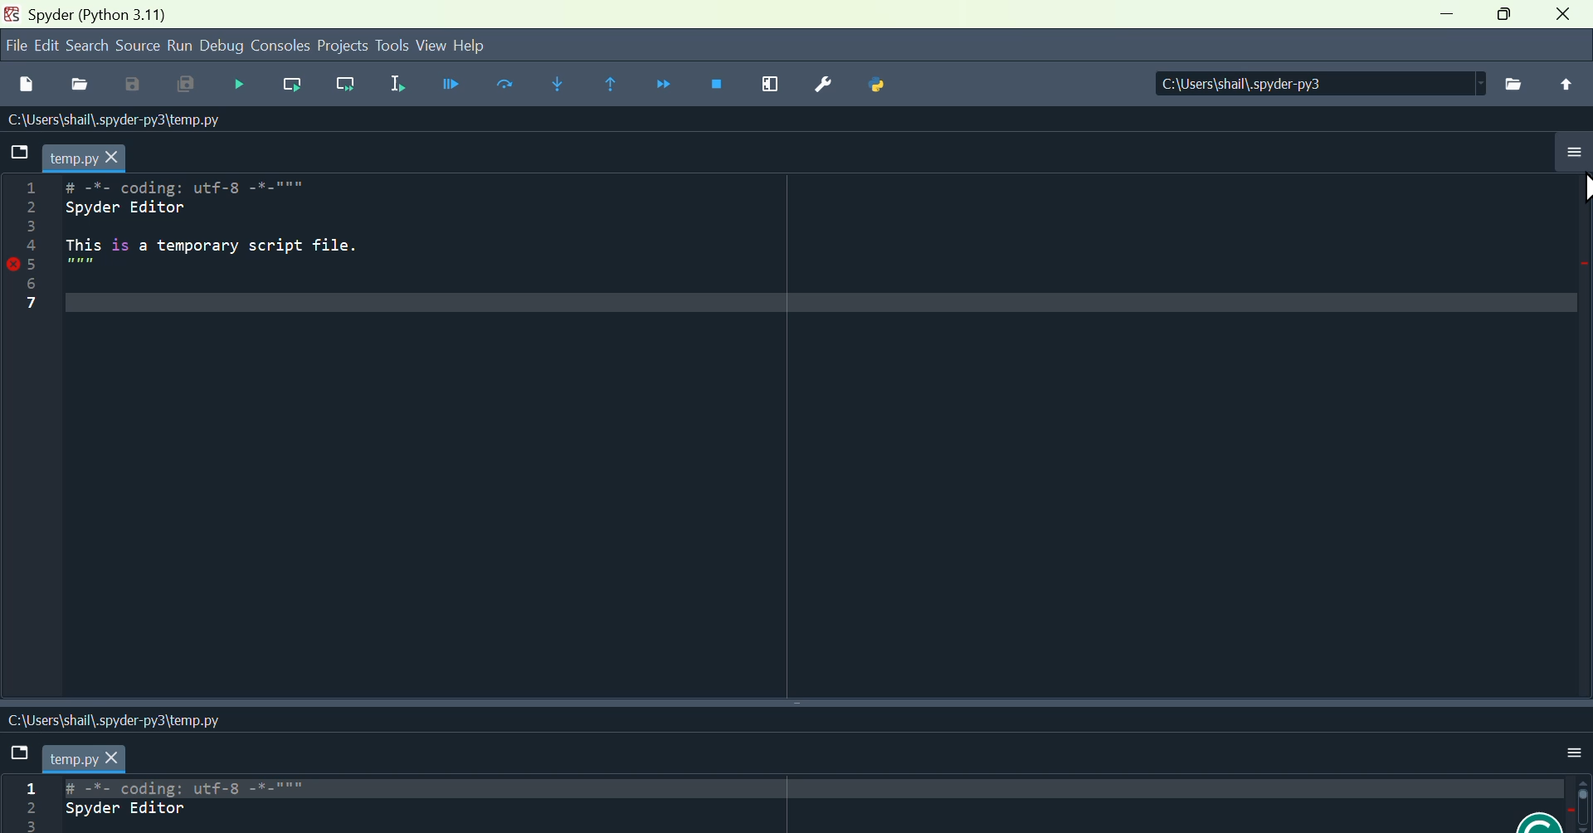  I want to click on , so click(49, 45).